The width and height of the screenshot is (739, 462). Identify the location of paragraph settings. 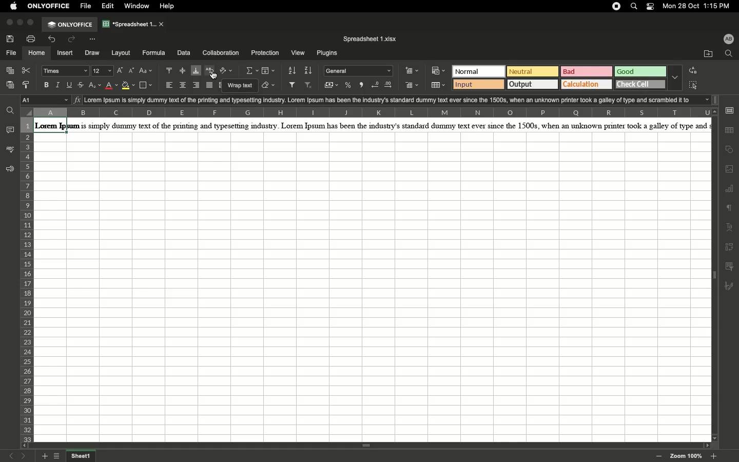
(729, 208).